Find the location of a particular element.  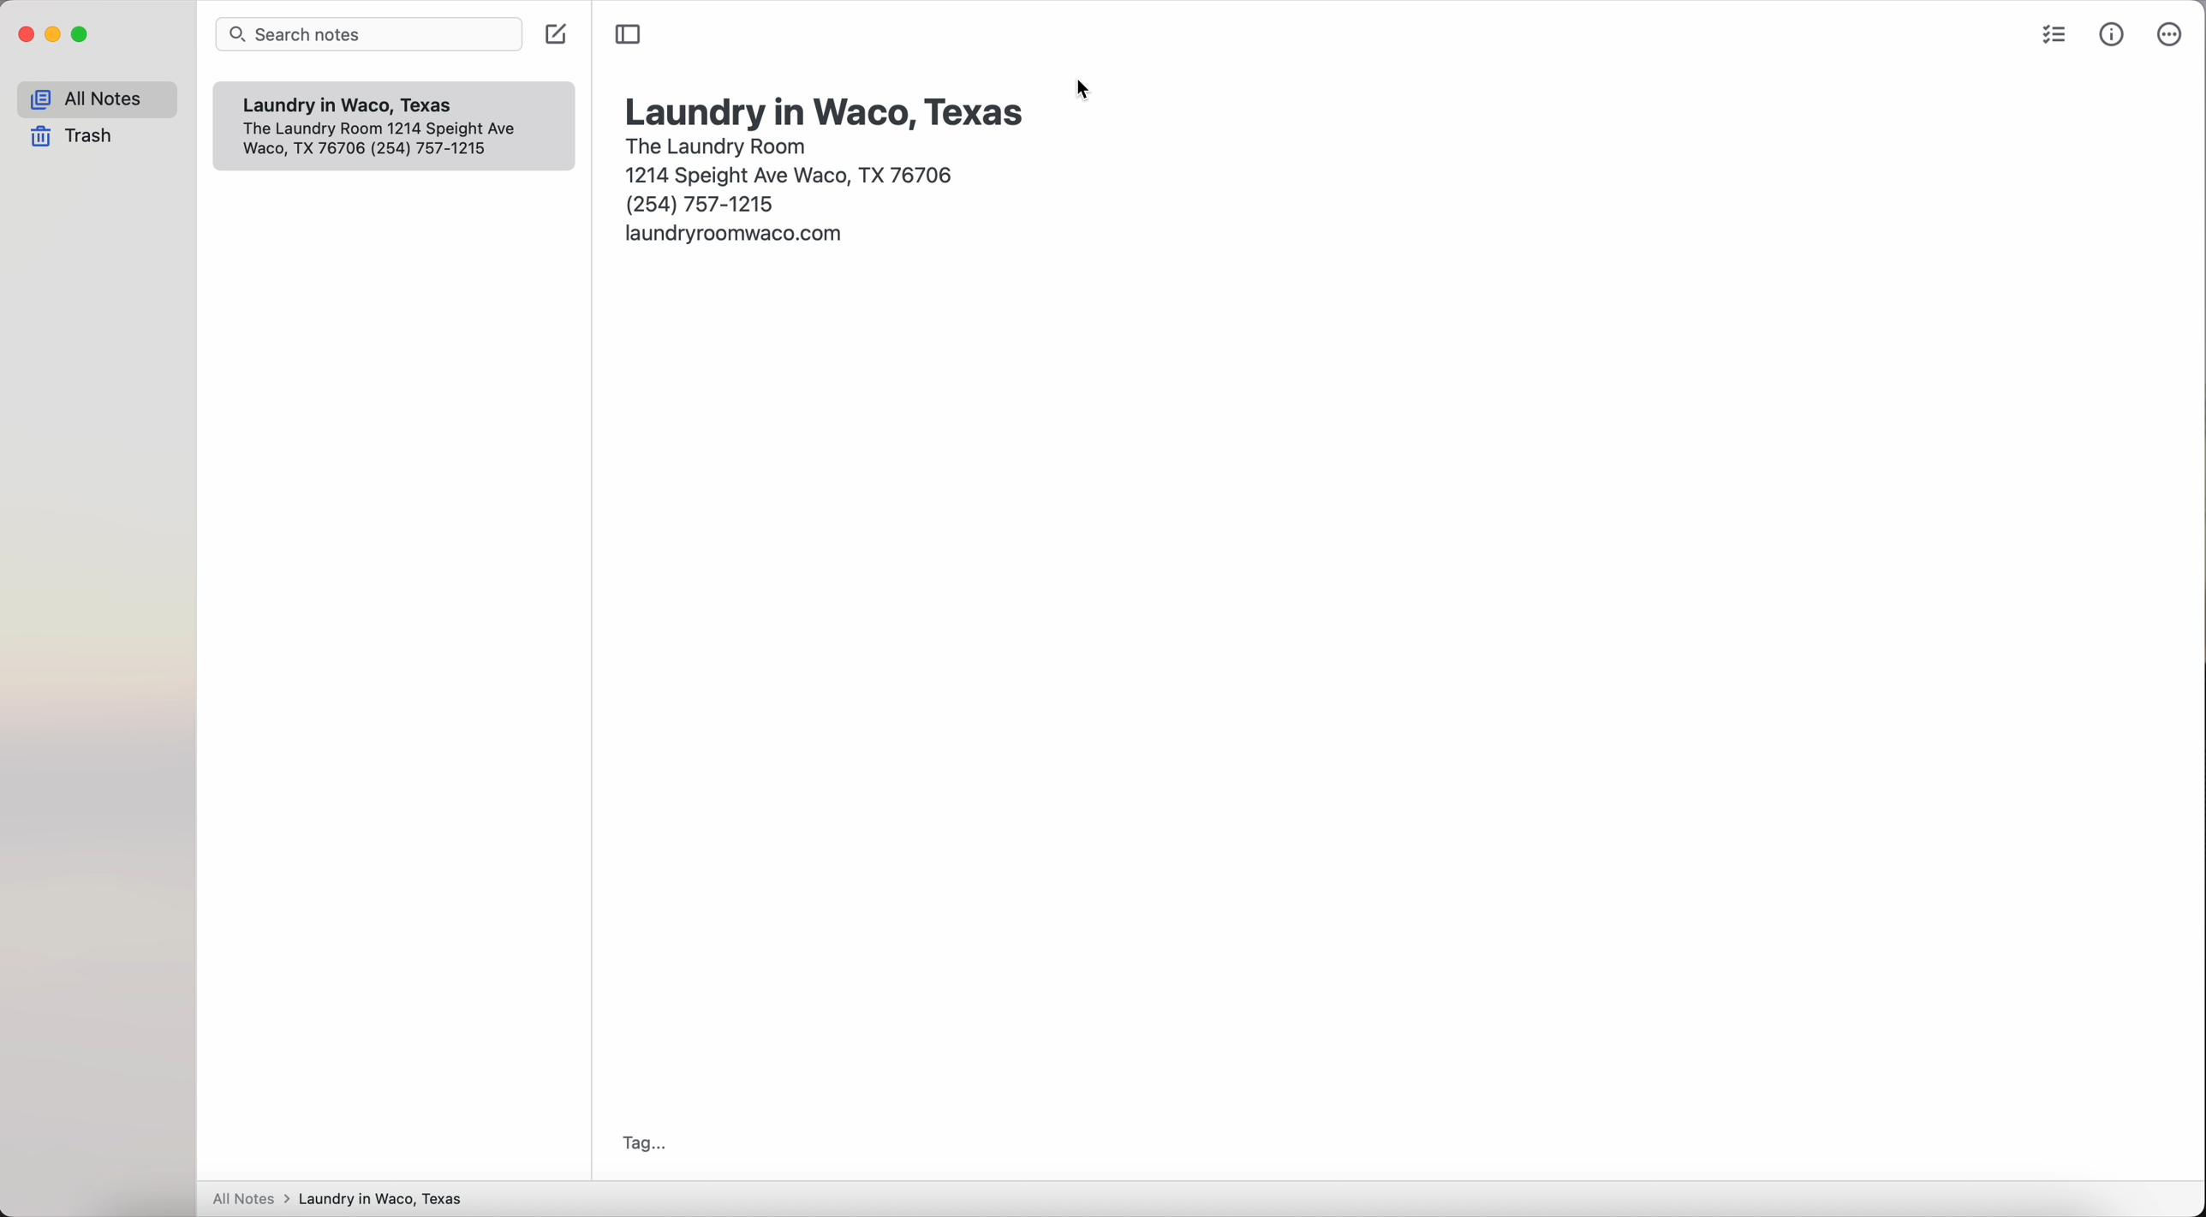

1214 Speight Ave Waco, TX 76706 is located at coordinates (391, 141).